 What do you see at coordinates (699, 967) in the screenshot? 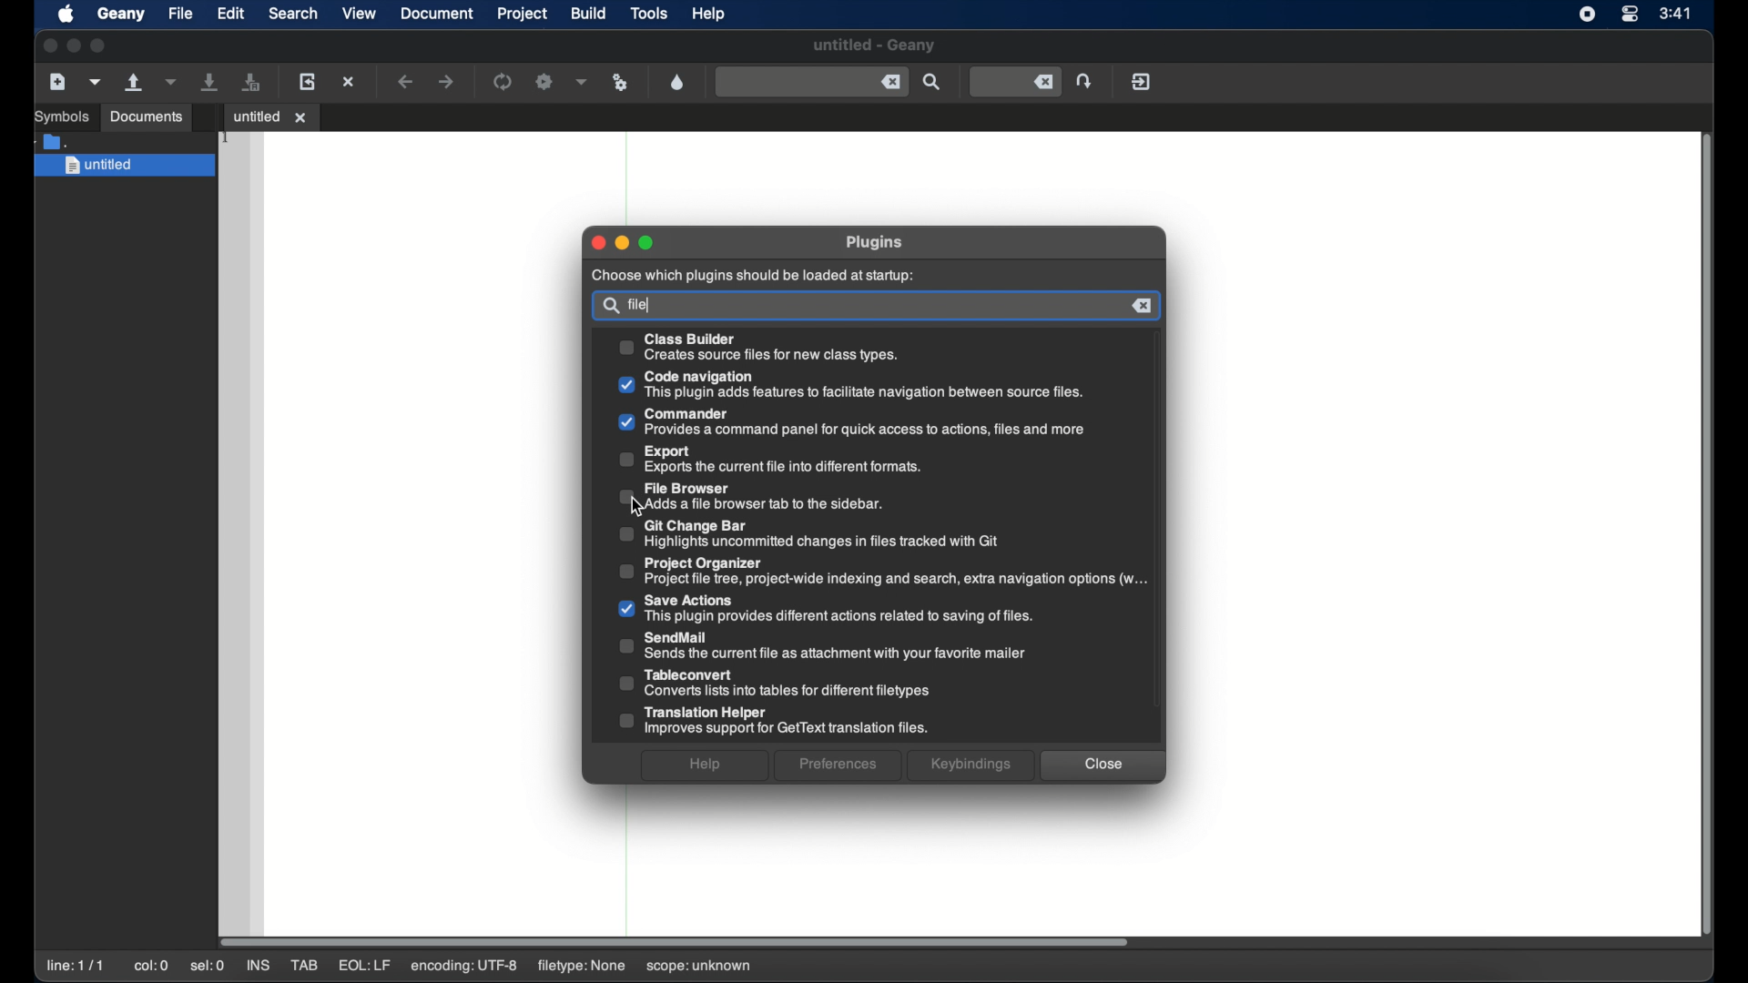
I see `scope: unknown` at bounding box center [699, 967].